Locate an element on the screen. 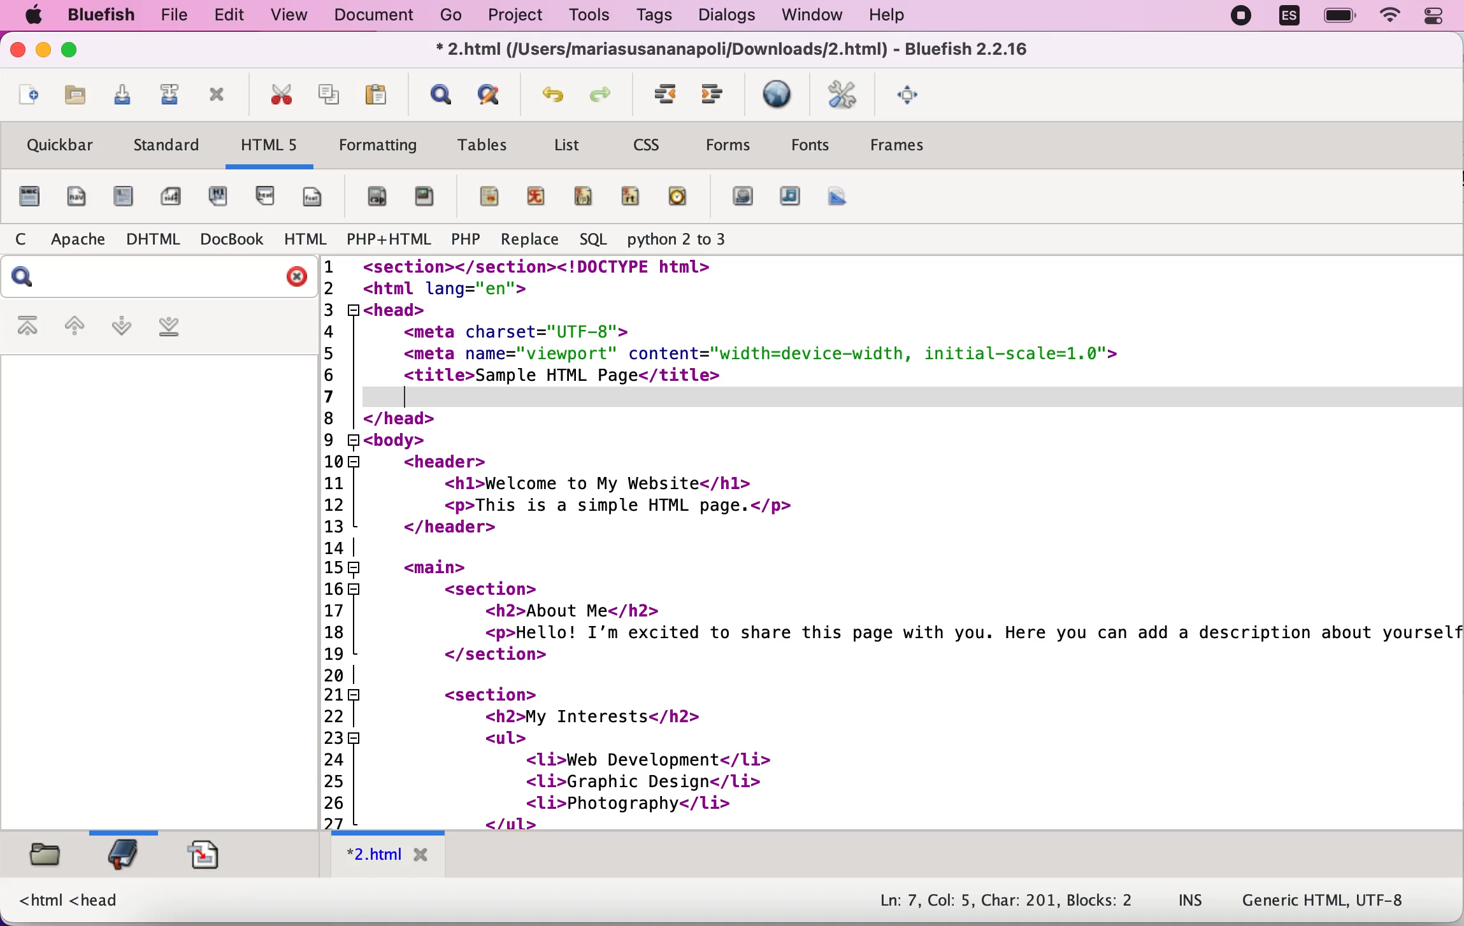 This screenshot has height=926, width=1464. new file is located at coordinates (25, 99).